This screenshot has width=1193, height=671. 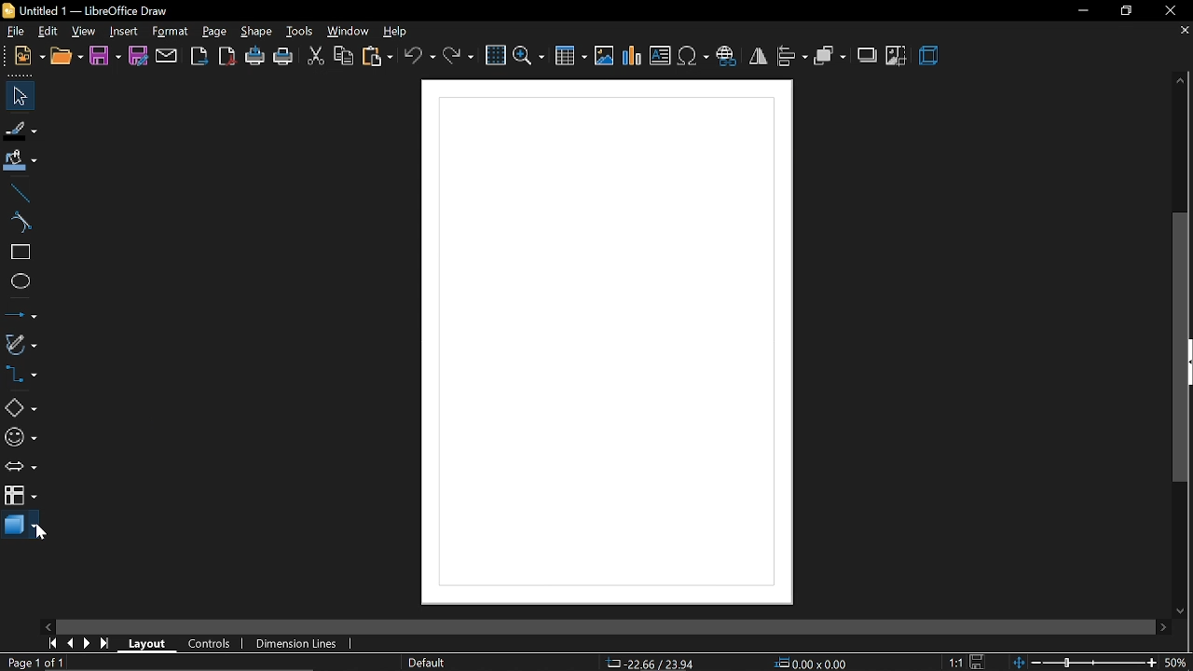 What do you see at coordinates (72, 643) in the screenshot?
I see `previous page` at bounding box center [72, 643].